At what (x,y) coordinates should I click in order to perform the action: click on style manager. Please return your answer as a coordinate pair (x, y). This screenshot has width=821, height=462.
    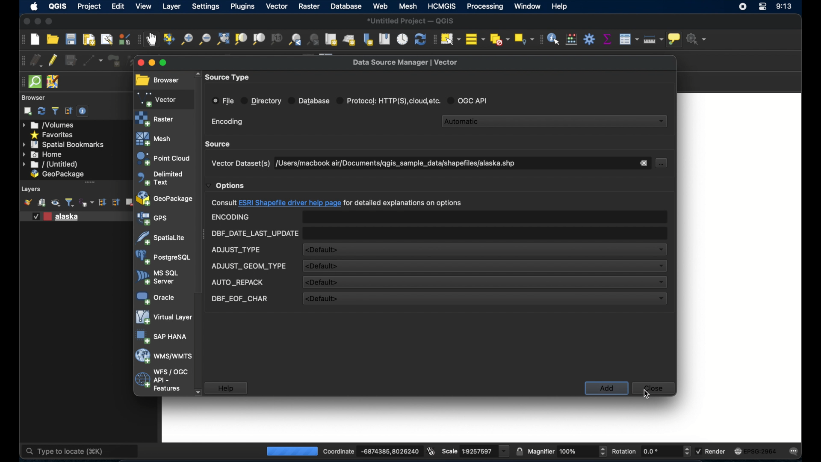
    Looking at the image, I should click on (124, 38).